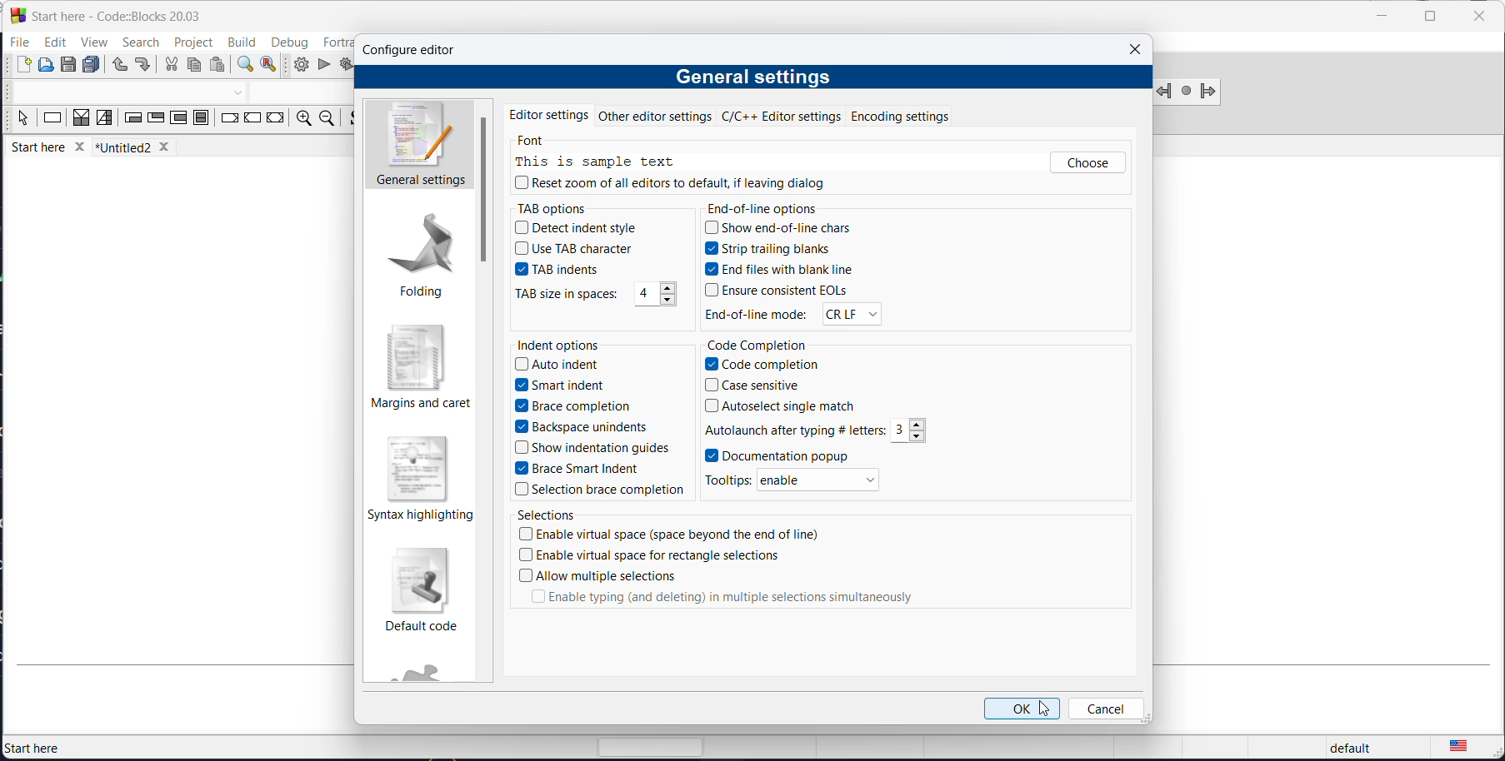 The width and height of the screenshot is (1505, 761). I want to click on paste, so click(220, 66).